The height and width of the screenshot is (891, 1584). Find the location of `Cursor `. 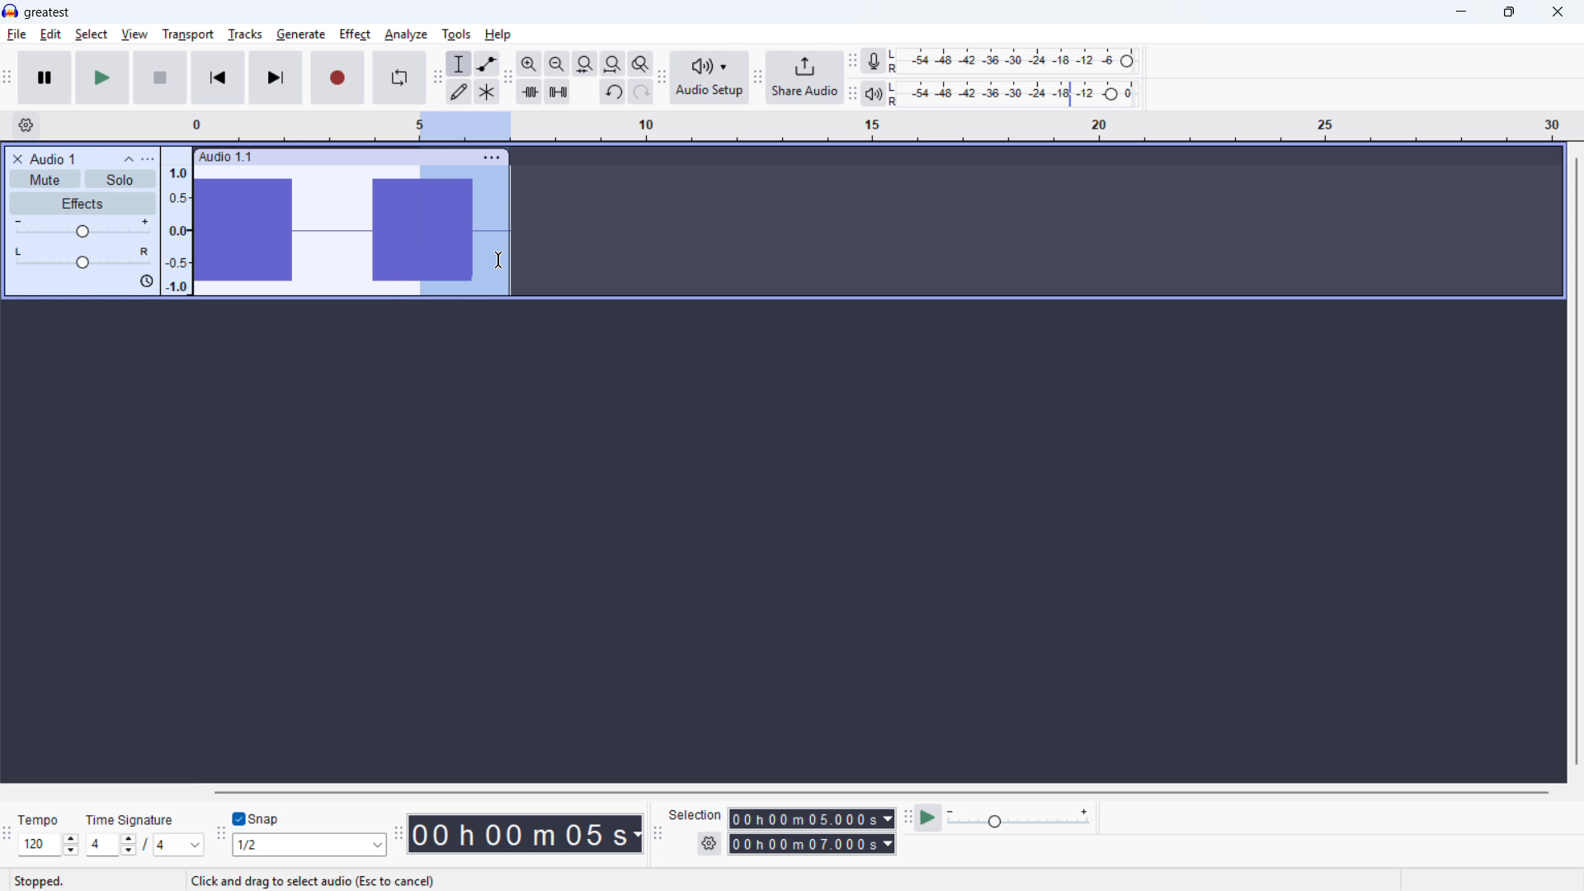

Cursor  is located at coordinates (498, 261).